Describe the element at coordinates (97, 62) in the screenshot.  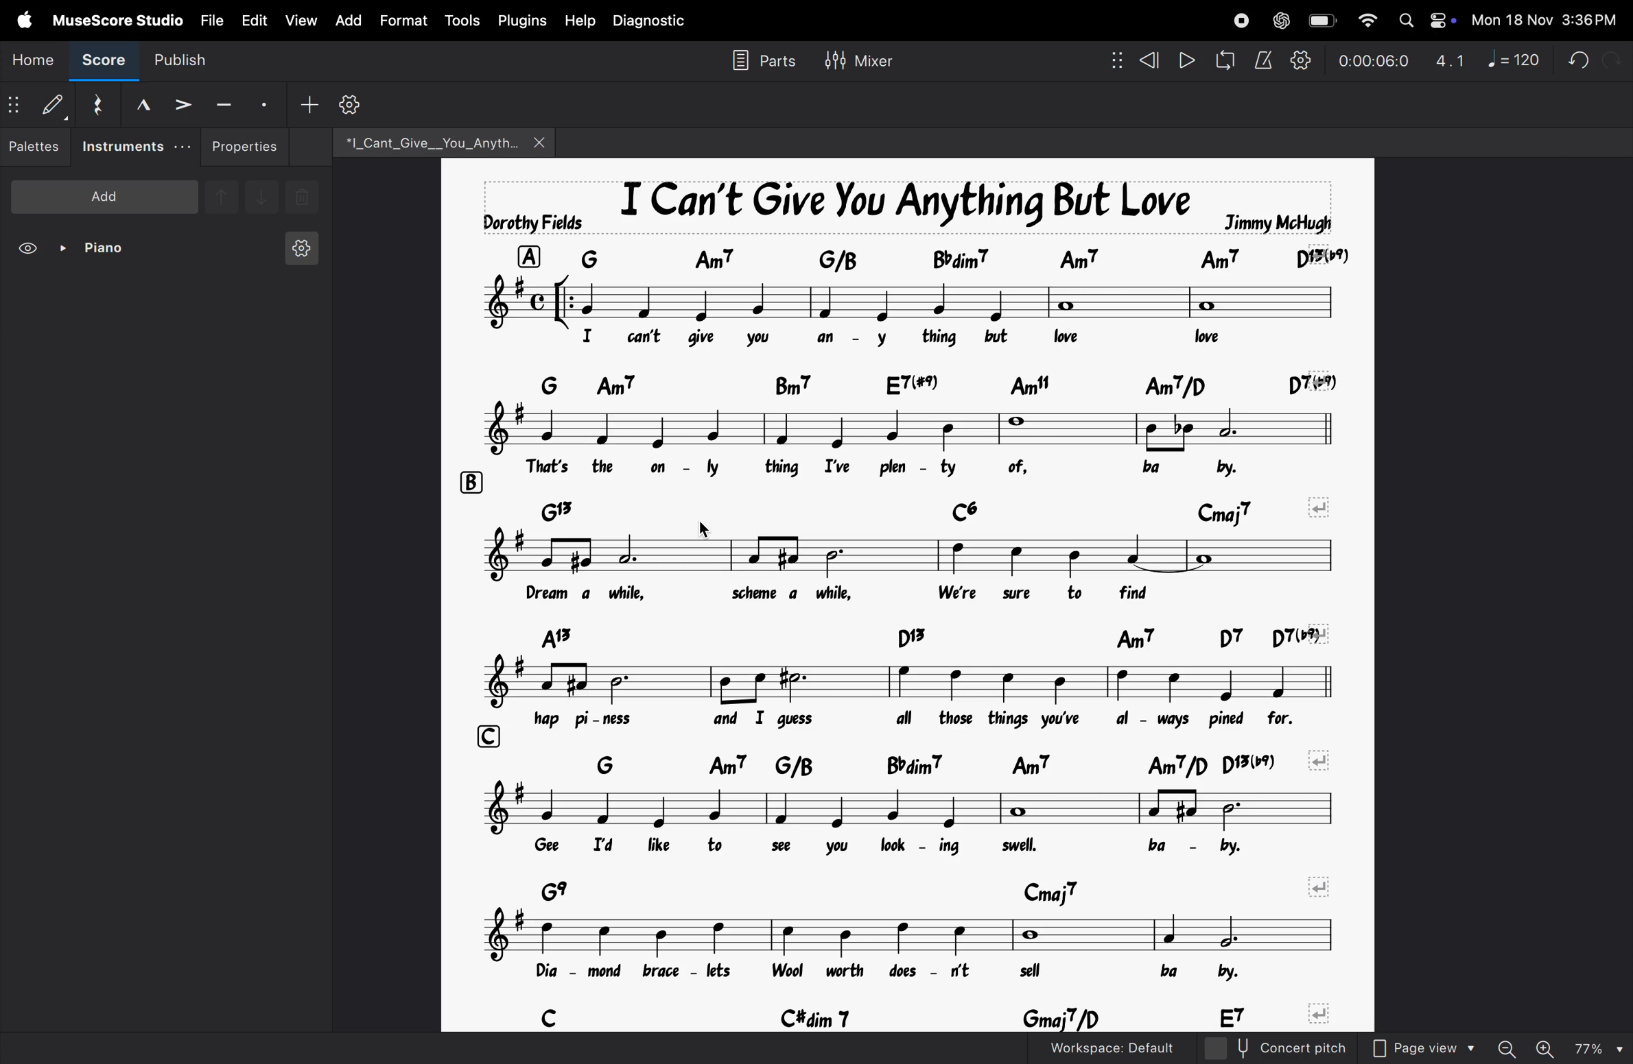
I see `score` at that location.